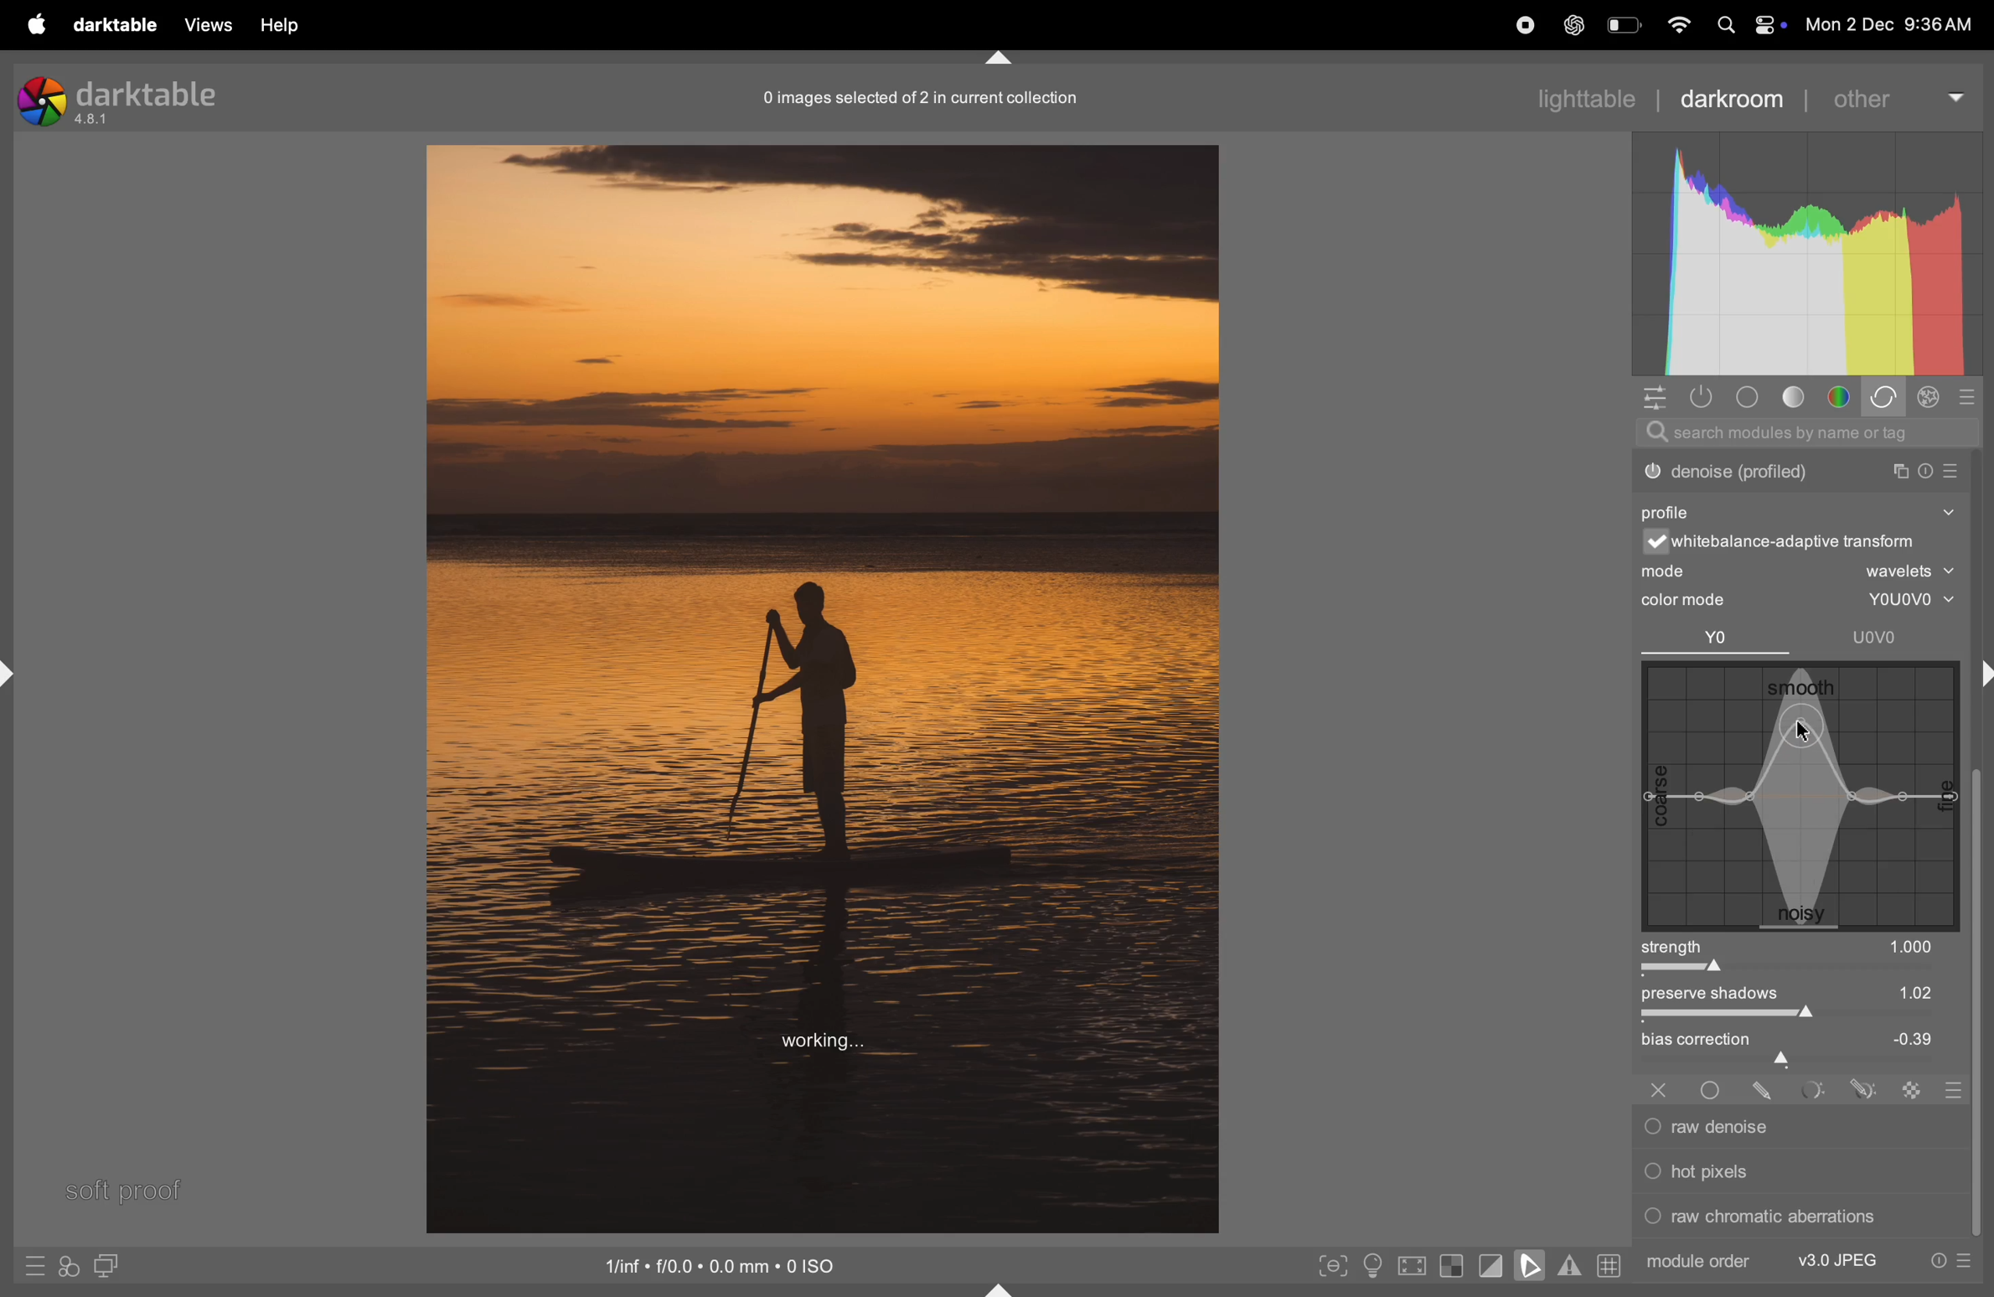 This screenshot has height=1297, width=1994. What do you see at coordinates (1746, 24) in the screenshot?
I see `apple widgets` at bounding box center [1746, 24].